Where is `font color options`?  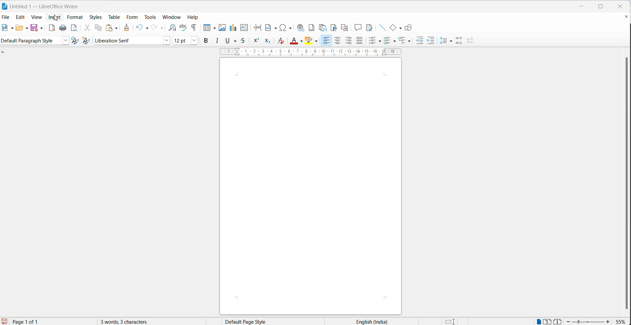 font color options is located at coordinates (301, 40).